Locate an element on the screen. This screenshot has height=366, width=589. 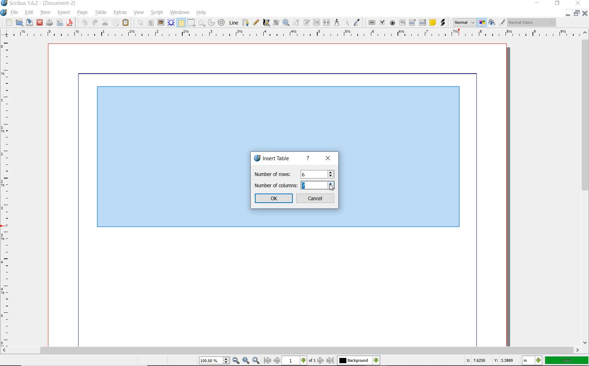
pdf push button is located at coordinates (372, 23).